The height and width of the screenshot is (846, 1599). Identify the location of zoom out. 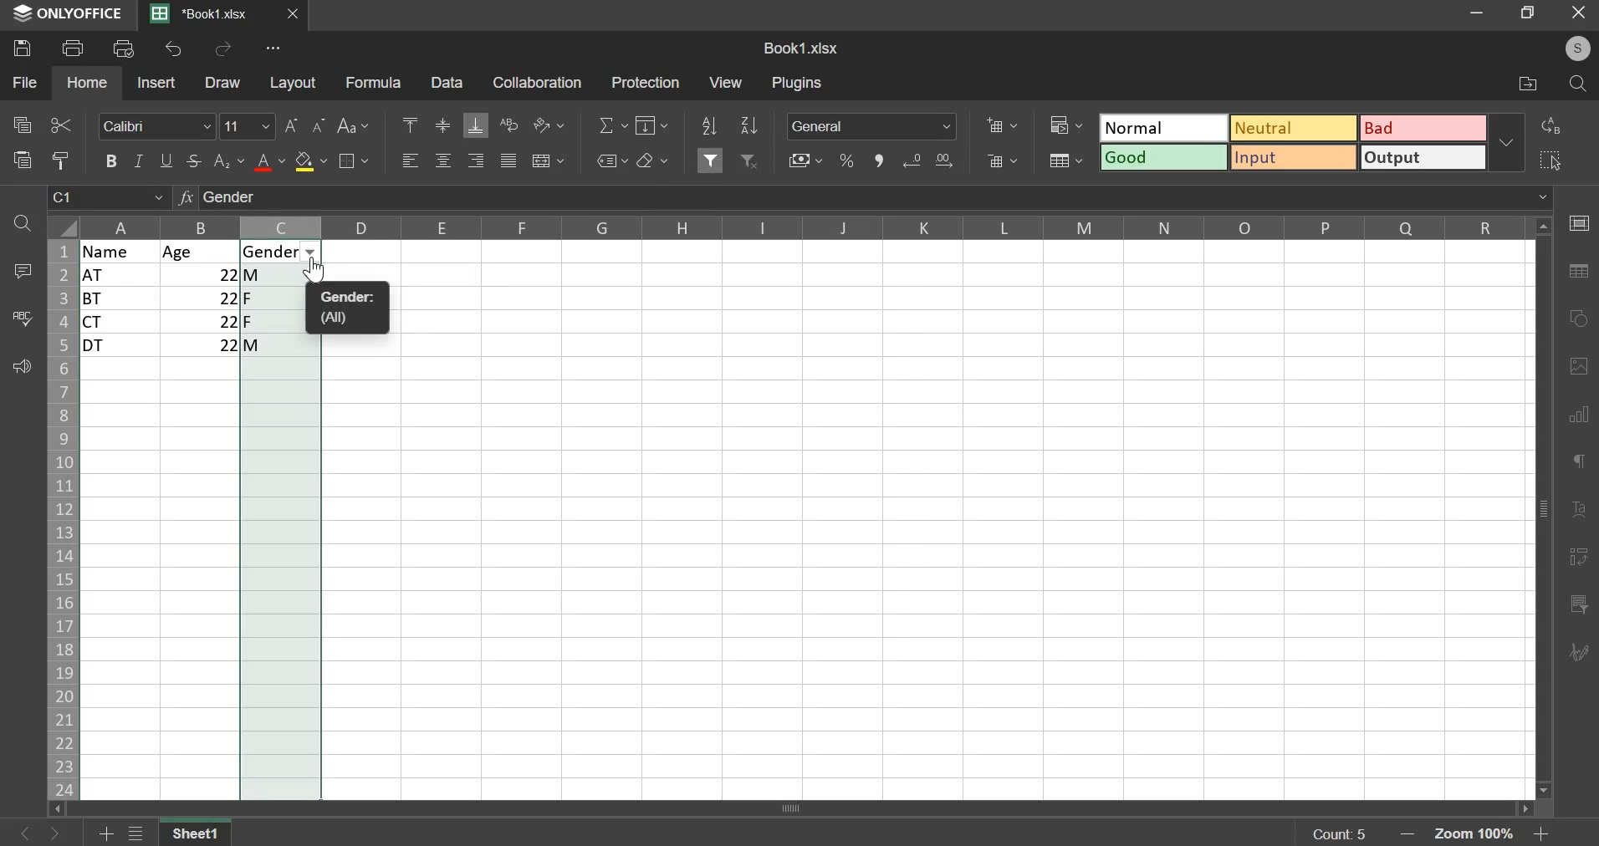
(1411, 834).